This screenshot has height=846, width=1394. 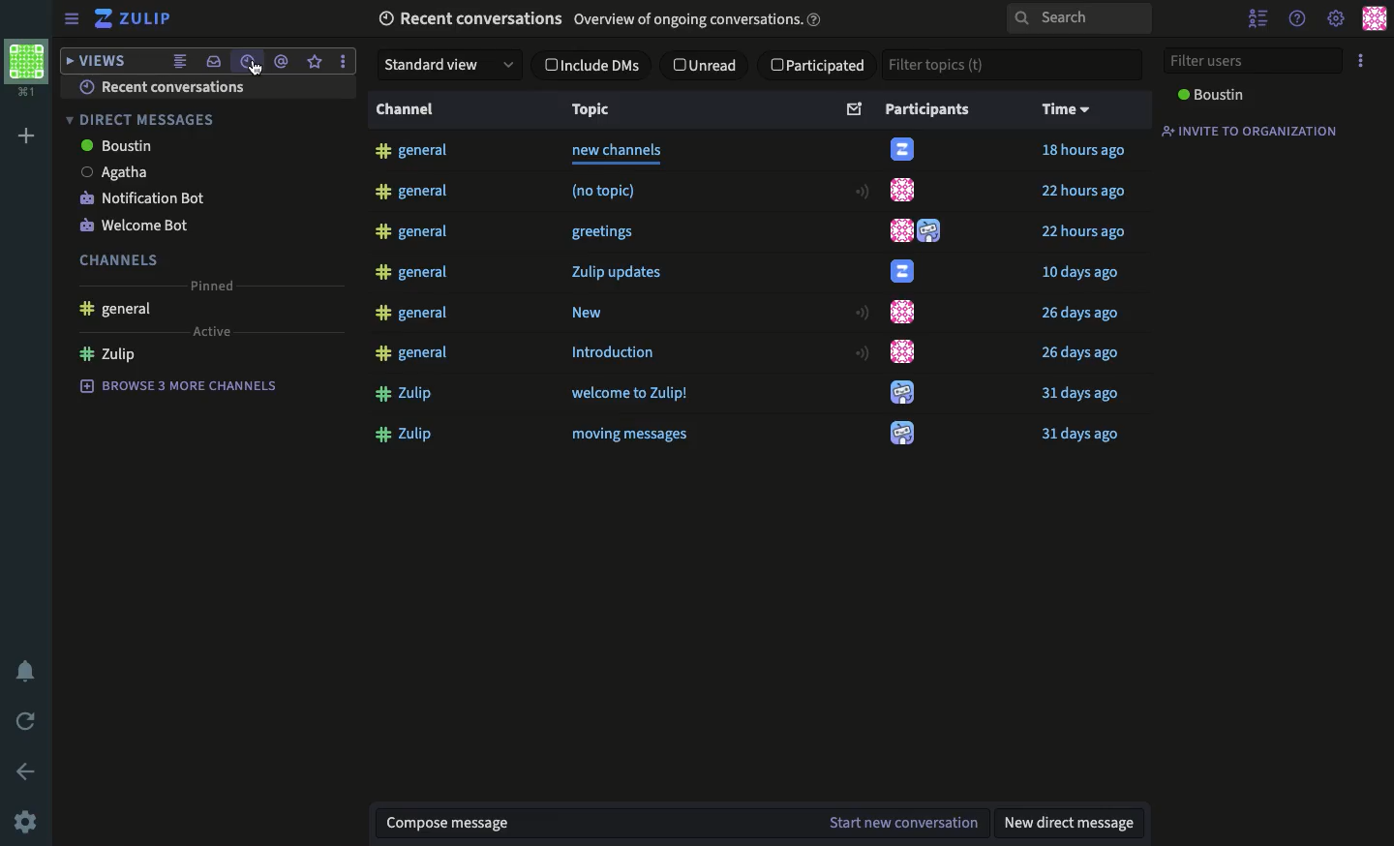 I want to click on user profile, so click(x=901, y=350).